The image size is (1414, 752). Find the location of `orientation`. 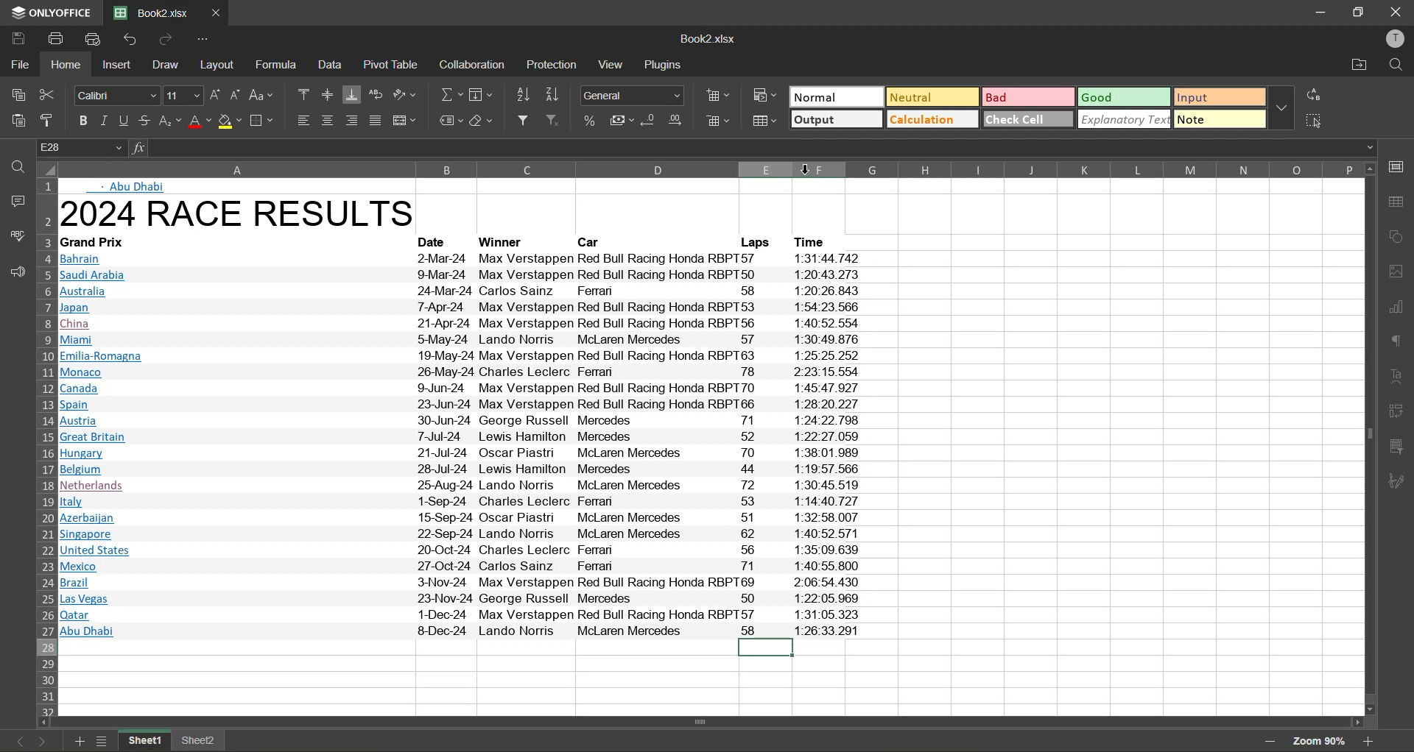

orientation is located at coordinates (407, 94).